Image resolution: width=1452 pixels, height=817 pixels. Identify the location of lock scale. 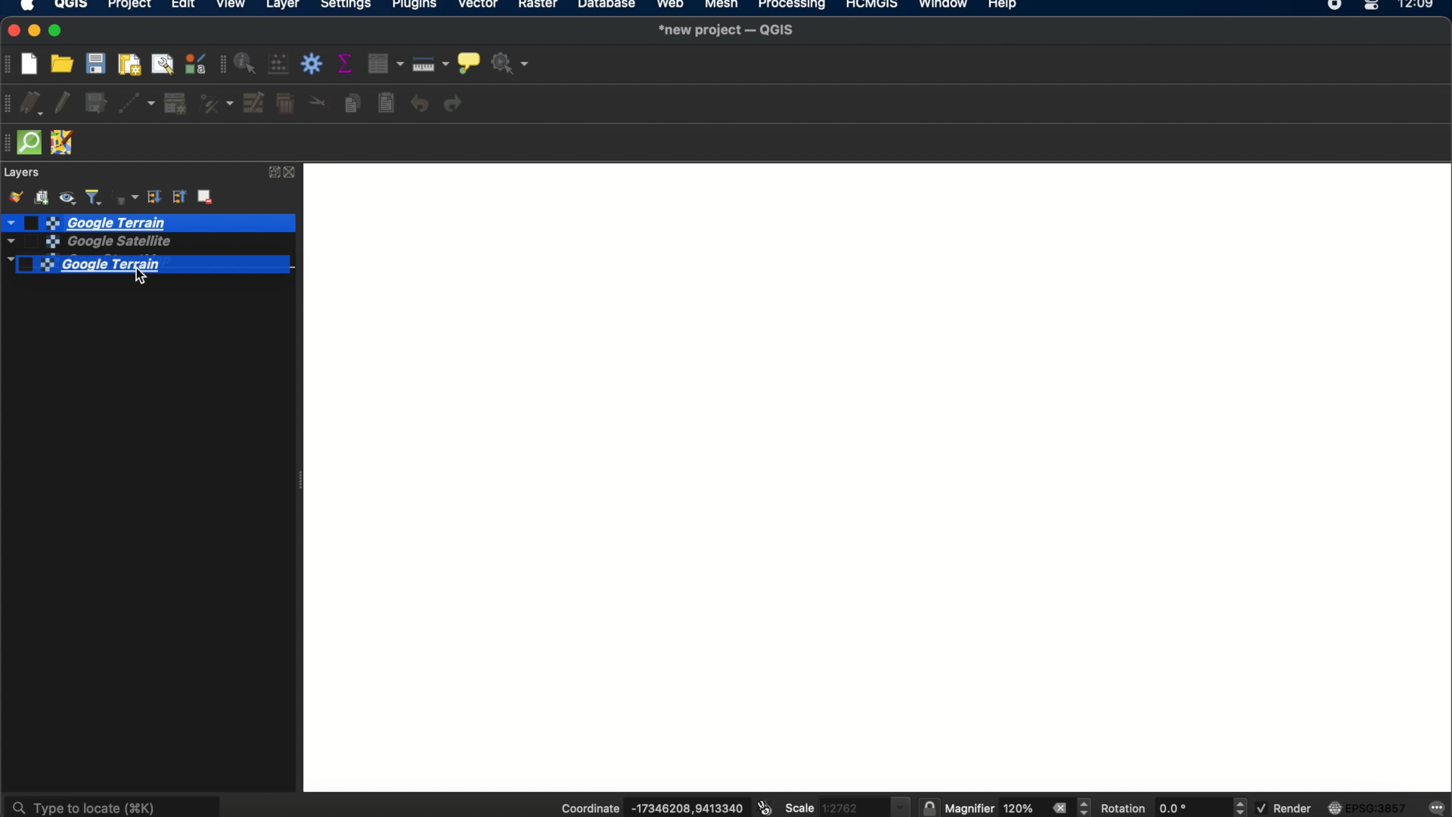
(929, 808).